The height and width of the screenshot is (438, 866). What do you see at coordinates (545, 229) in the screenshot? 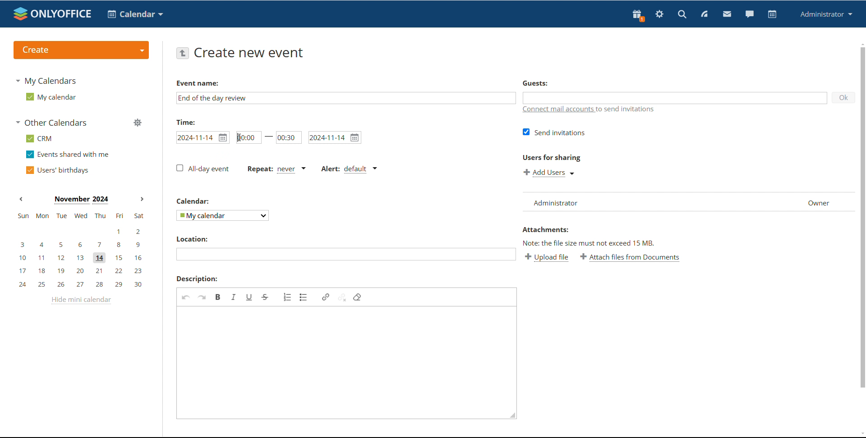
I see `Attachments` at bounding box center [545, 229].